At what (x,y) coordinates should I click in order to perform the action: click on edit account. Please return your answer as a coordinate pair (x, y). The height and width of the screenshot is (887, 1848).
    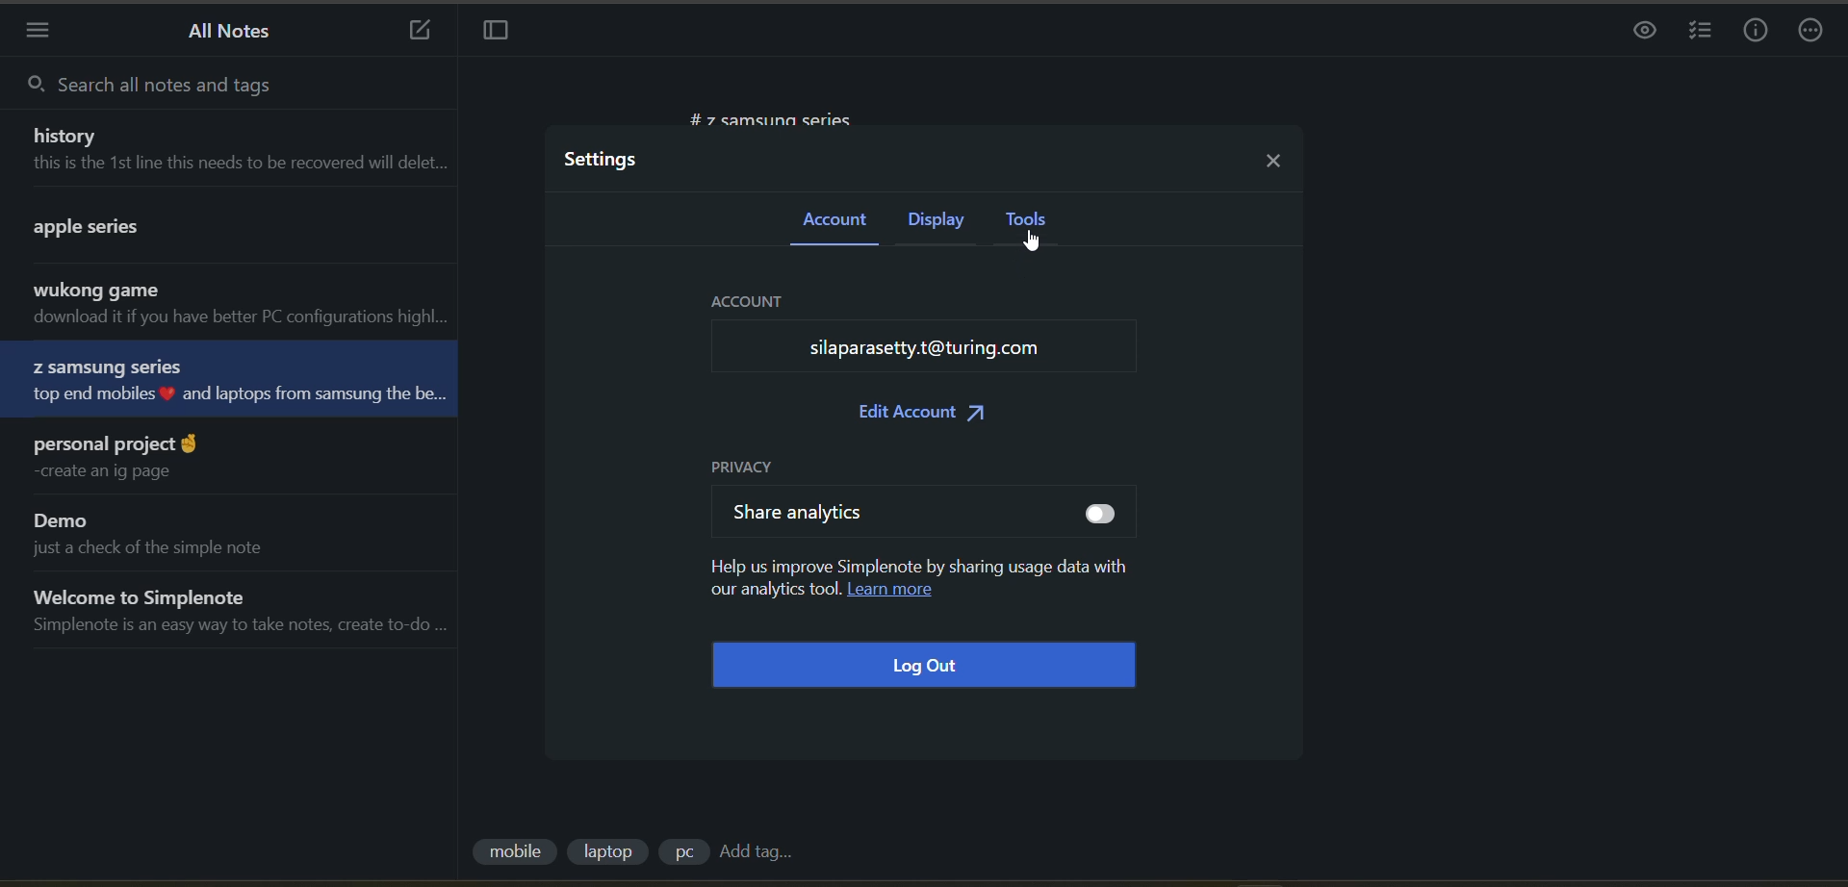
    Looking at the image, I should click on (921, 414).